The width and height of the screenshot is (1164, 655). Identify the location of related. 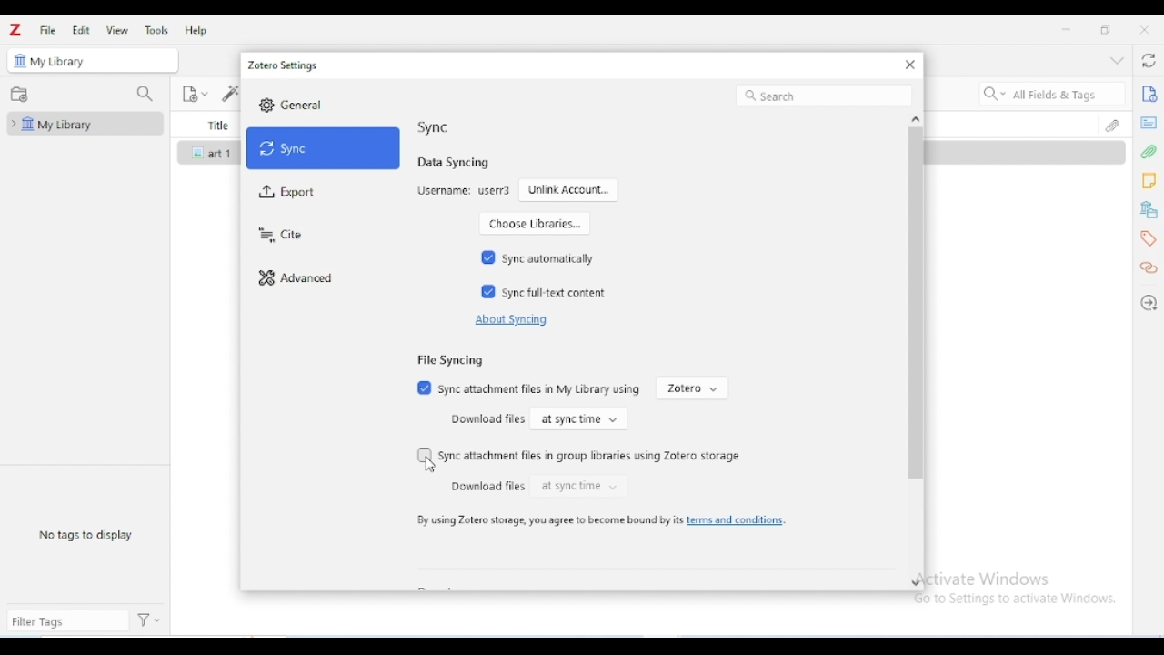
(1149, 268).